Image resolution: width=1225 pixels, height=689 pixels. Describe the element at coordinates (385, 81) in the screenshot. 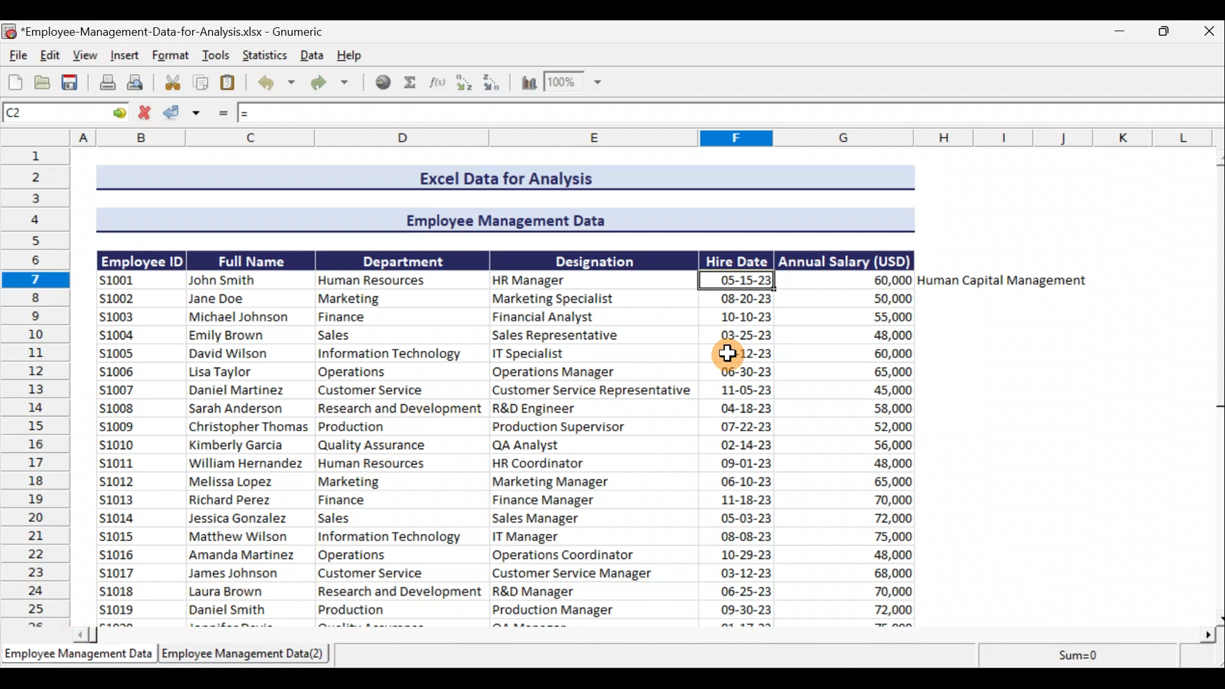

I see `Insert hyperlink` at that location.